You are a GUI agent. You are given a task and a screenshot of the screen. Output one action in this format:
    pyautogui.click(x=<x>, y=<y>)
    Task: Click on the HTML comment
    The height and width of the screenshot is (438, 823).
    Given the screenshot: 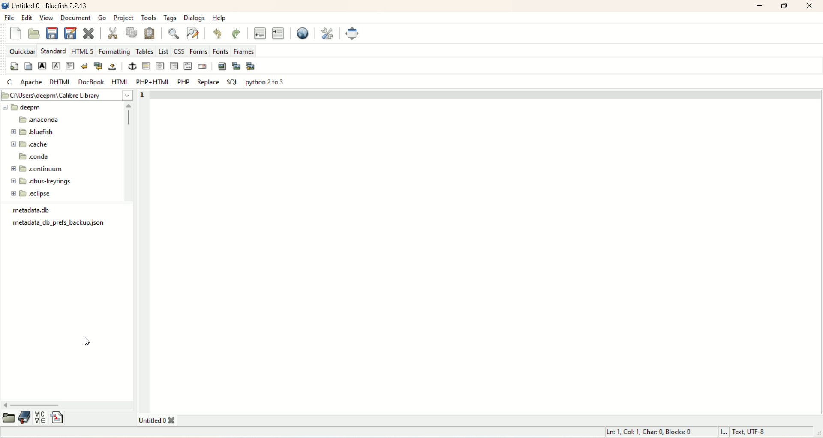 What is the action you would take?
    pyautogui.click(x=188, y=66)
    